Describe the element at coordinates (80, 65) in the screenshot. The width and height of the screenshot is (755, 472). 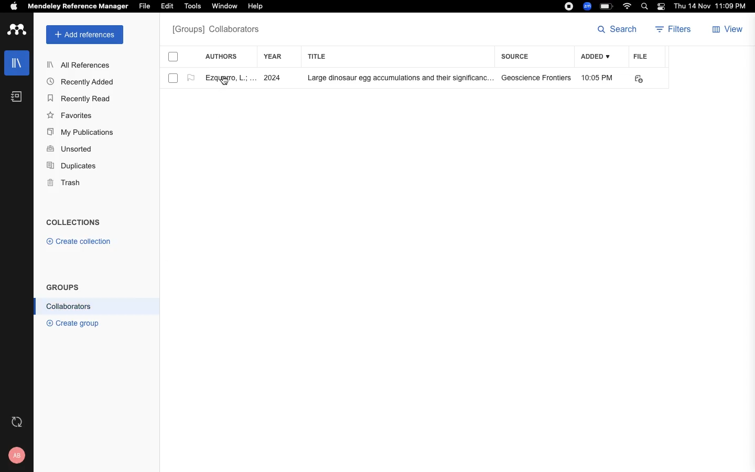
I see `All References` at that location.